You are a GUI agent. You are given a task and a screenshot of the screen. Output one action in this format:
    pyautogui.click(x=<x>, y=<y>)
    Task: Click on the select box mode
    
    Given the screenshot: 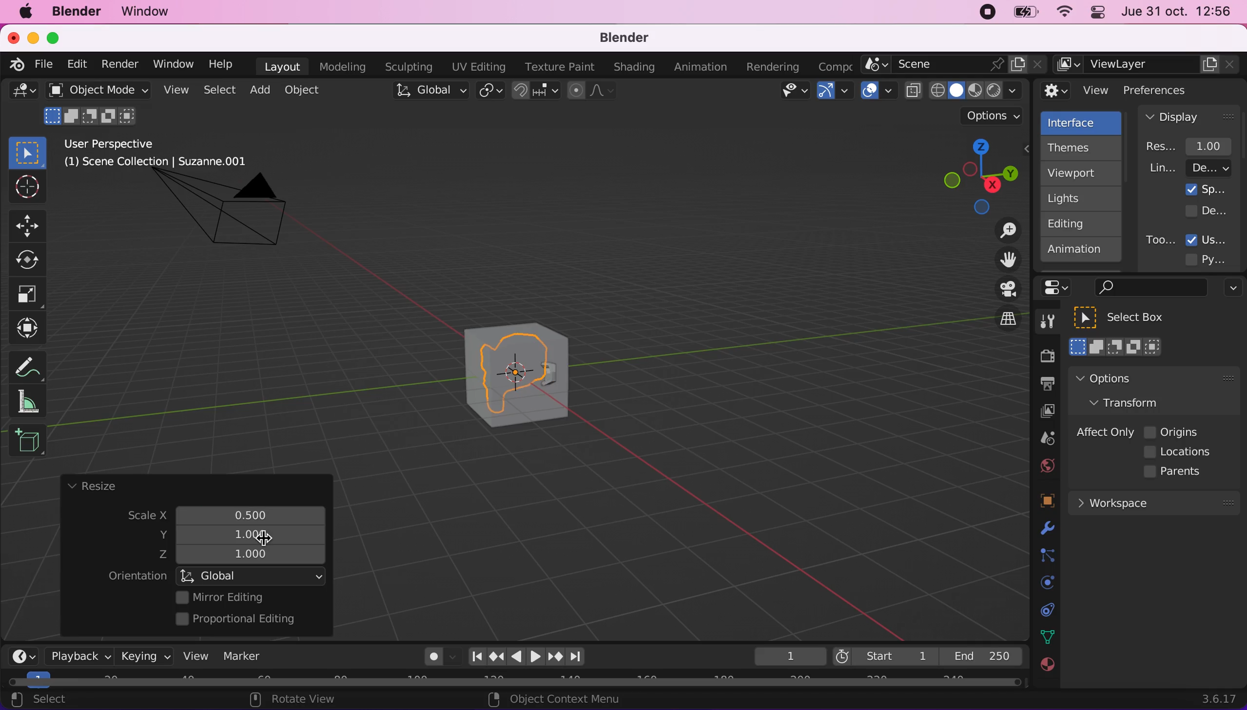 What is the action you would take?
    pyautogui.click(x=1116, y=347)
    